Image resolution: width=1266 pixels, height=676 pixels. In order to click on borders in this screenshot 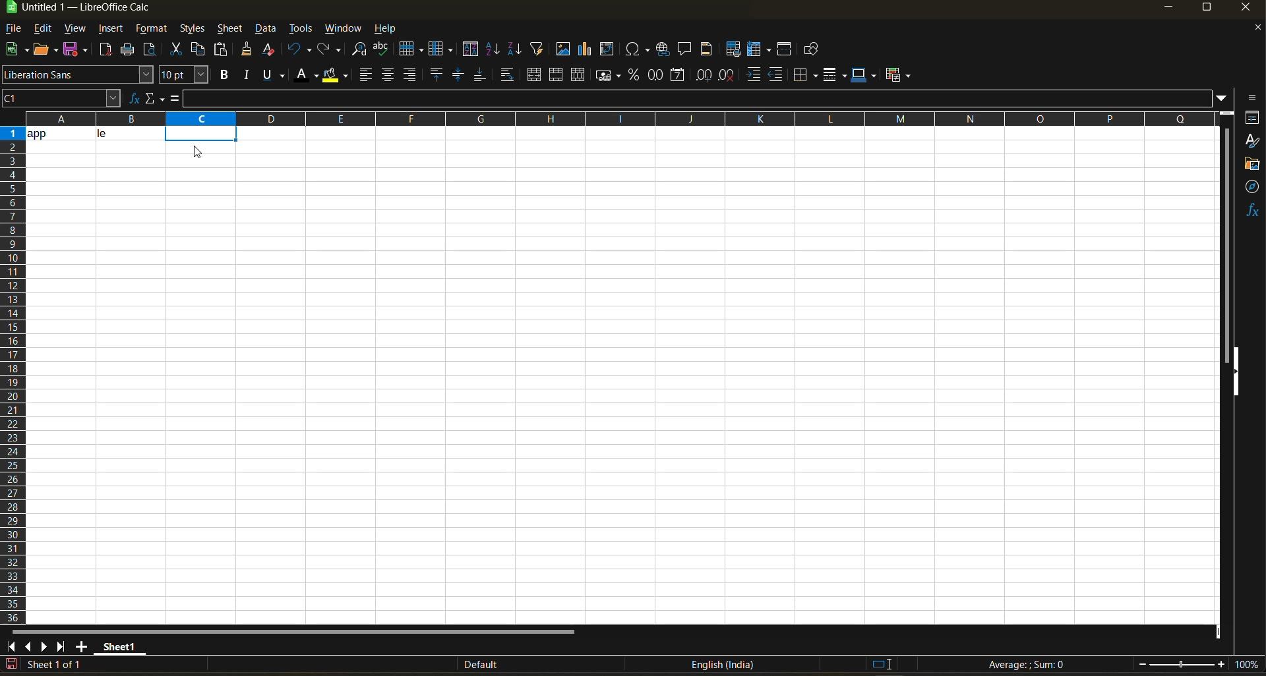, I will do `click(806, 75)`.